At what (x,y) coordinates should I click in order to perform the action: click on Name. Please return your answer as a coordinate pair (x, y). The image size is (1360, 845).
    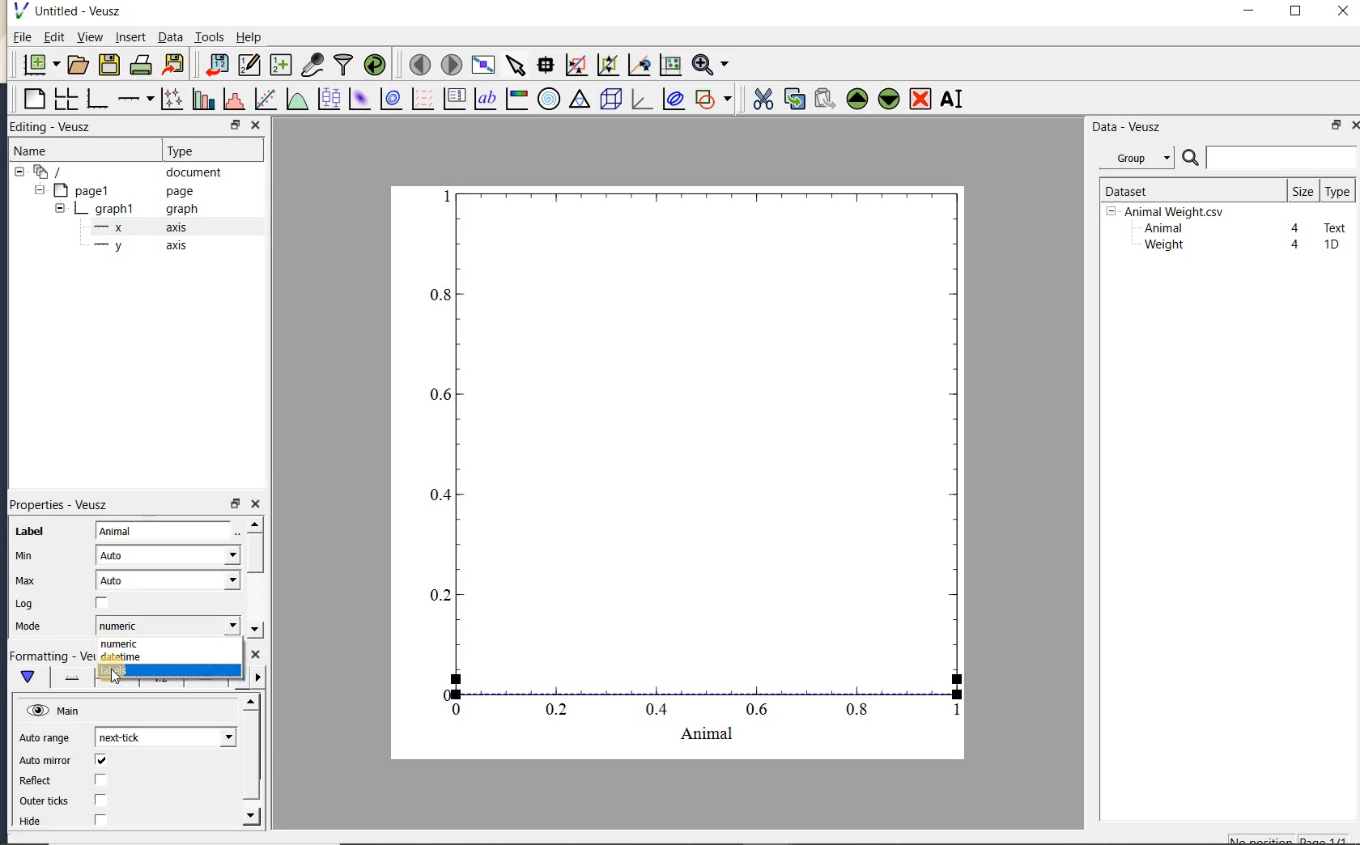
    Looking at the image, I should click on (48, 151).